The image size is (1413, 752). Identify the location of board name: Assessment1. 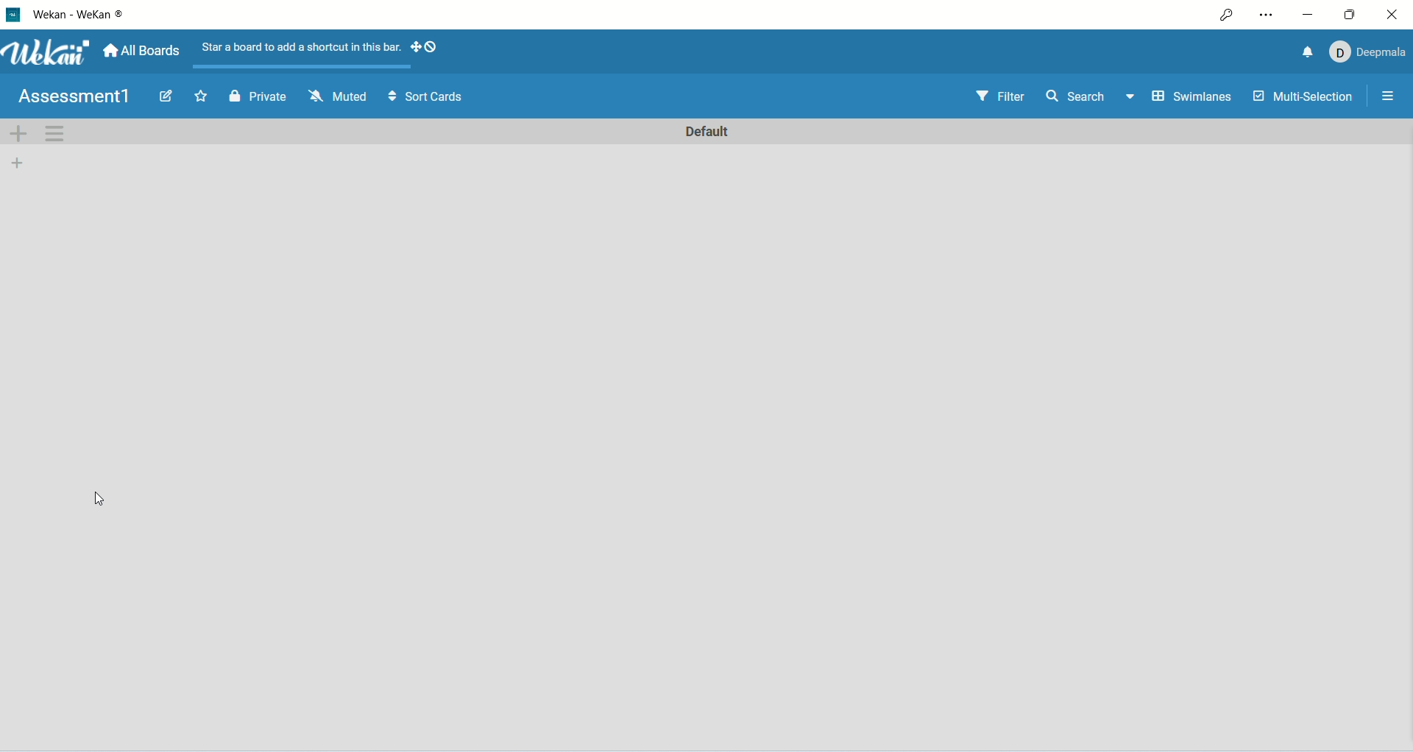
(74, 96).